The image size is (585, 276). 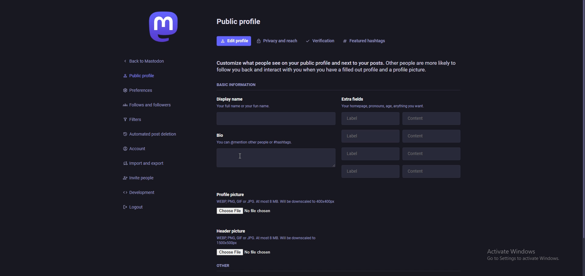 I want to click on extra fields, so click(x=353, y=98).